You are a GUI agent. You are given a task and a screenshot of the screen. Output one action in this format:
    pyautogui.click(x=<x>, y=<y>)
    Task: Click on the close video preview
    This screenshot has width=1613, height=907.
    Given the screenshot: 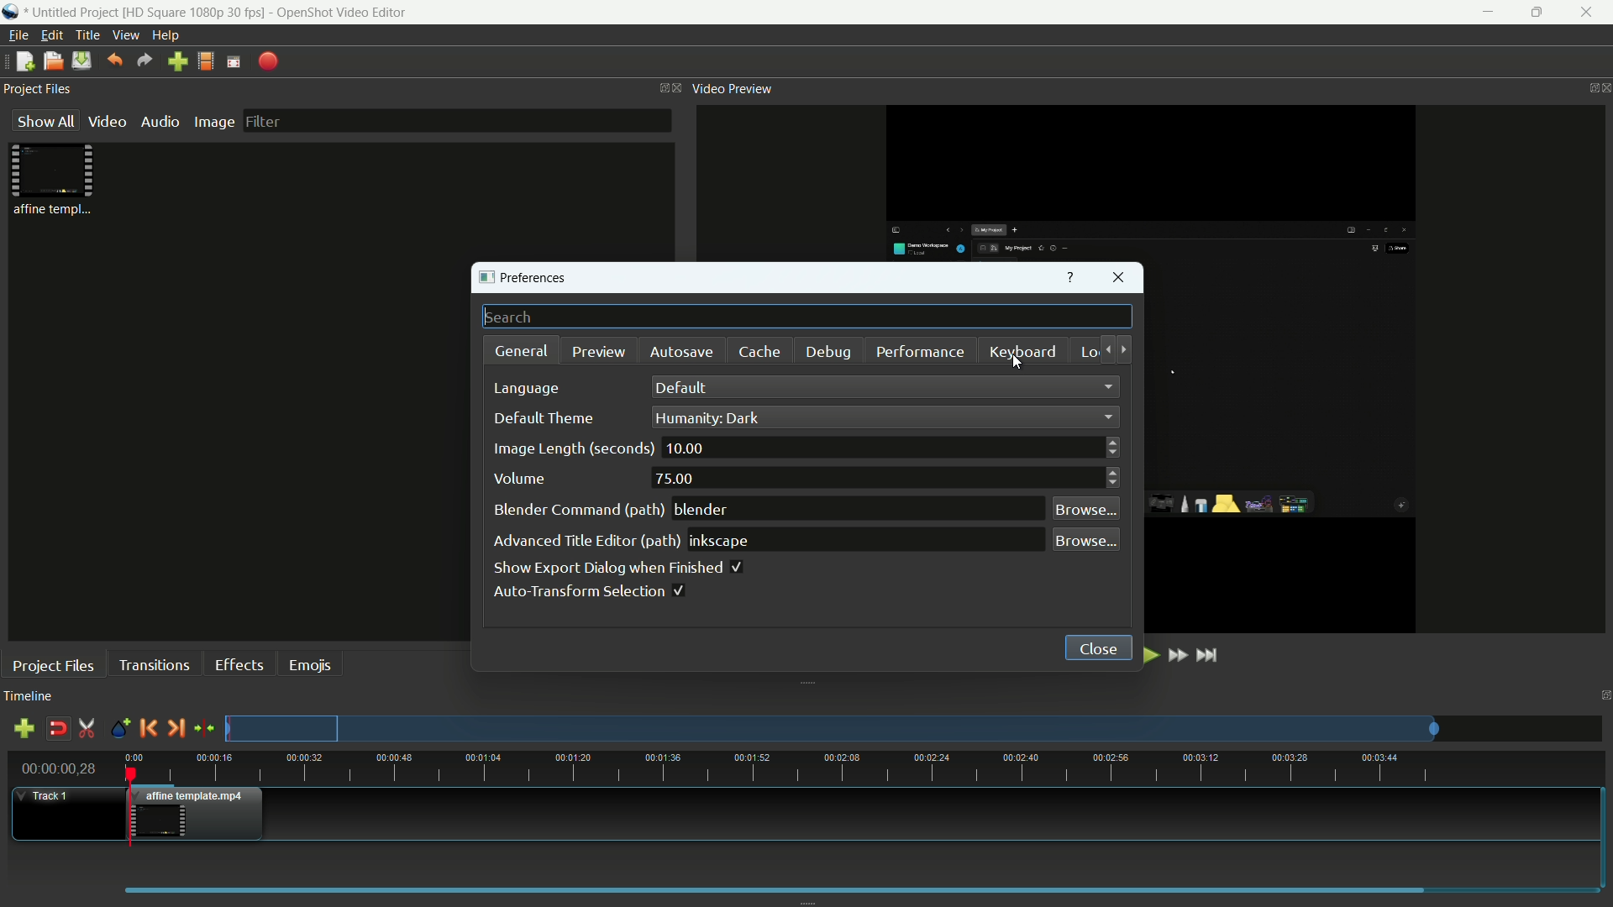 What is the action you would take?
    pyautogui.click(x=1603, y=88)
    